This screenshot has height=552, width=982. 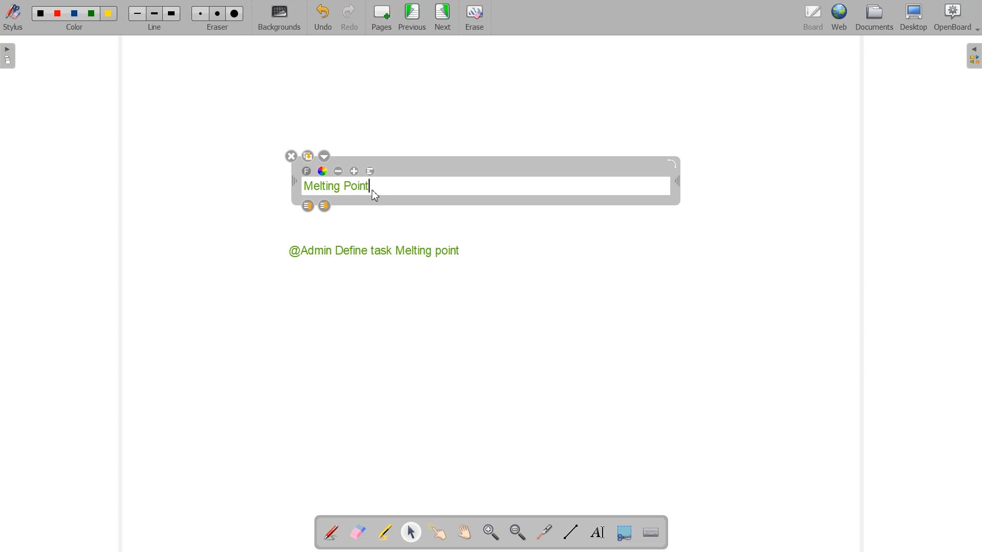 I want to click on Line, so click(x=154, y=18).